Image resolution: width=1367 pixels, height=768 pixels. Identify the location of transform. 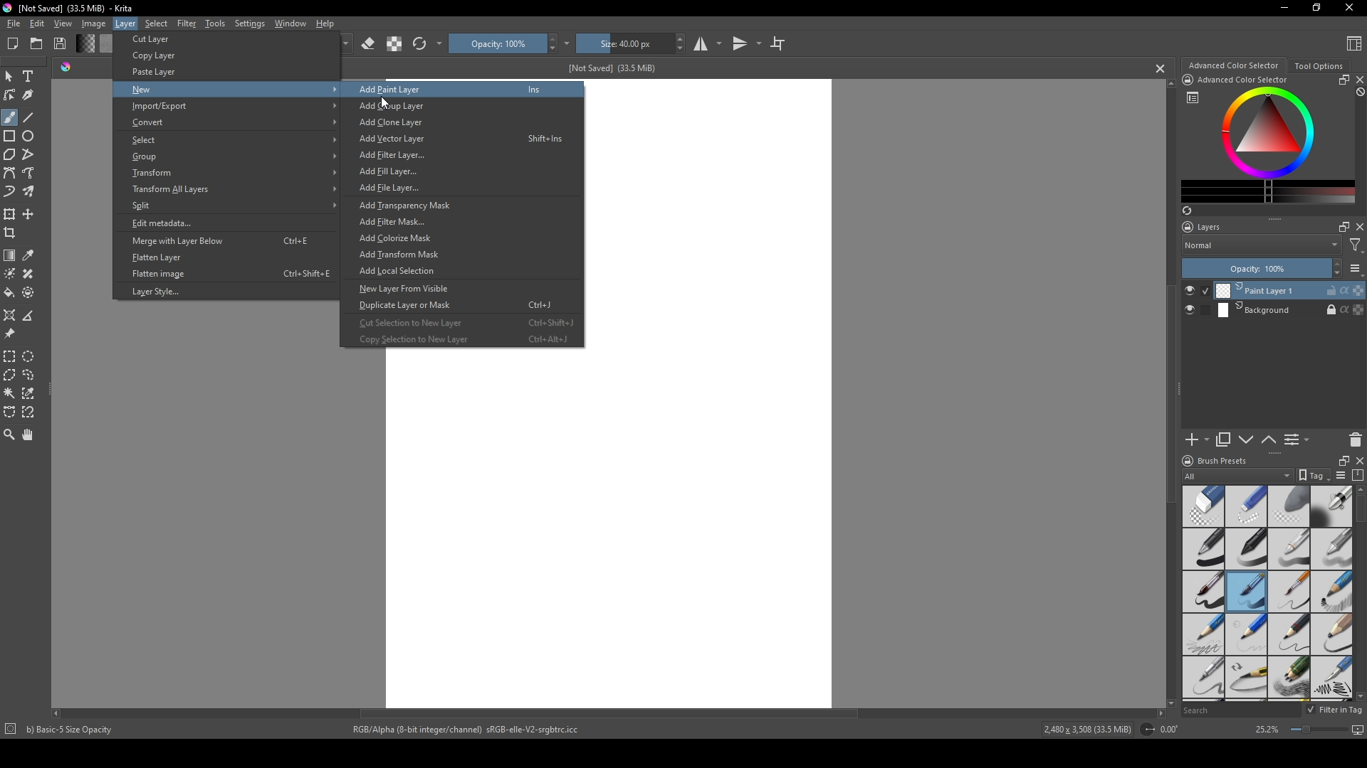
(10, 213).